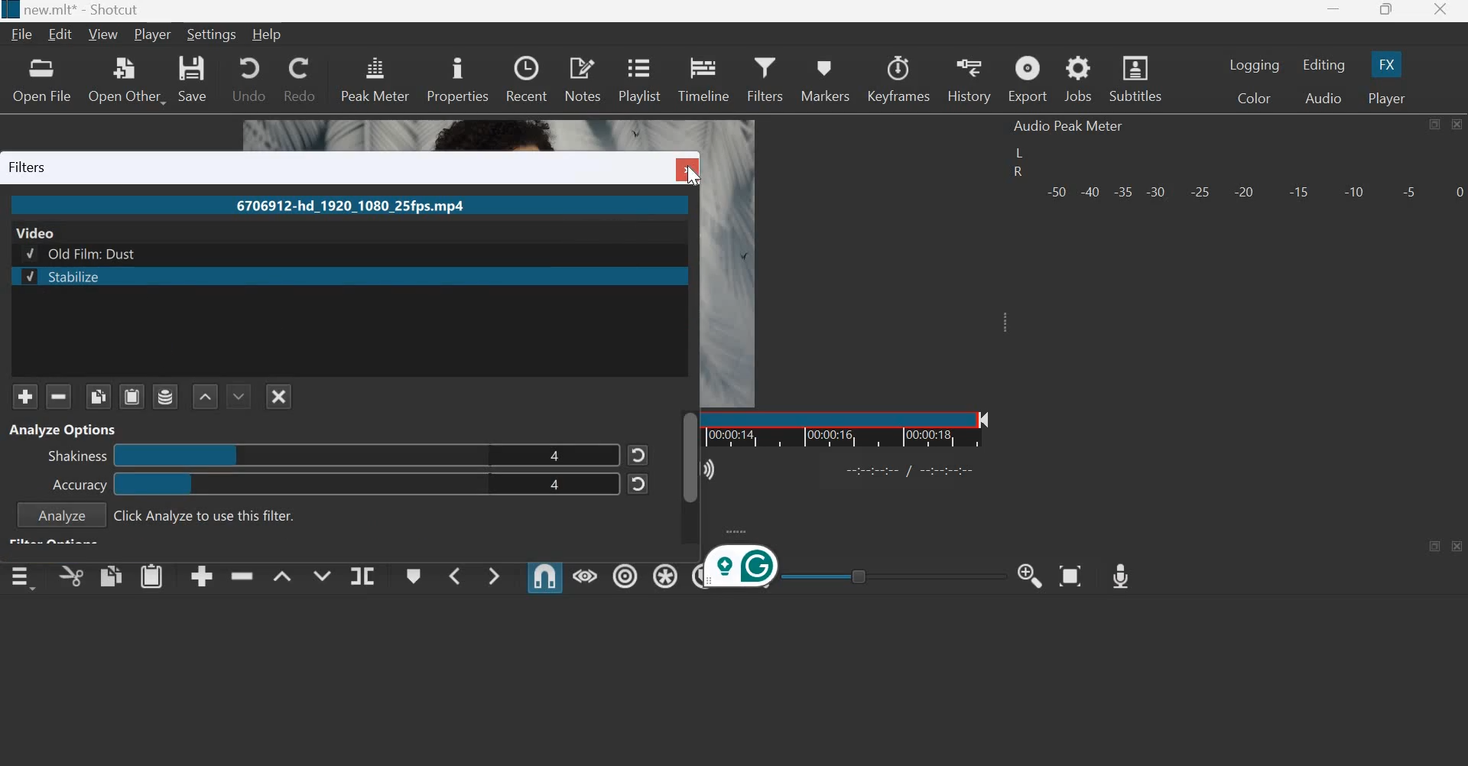 The height and width of the screenshot is (766, 1468). Describe the element at coordinates (102, 36) in the screenshot. I see `View` at that location.